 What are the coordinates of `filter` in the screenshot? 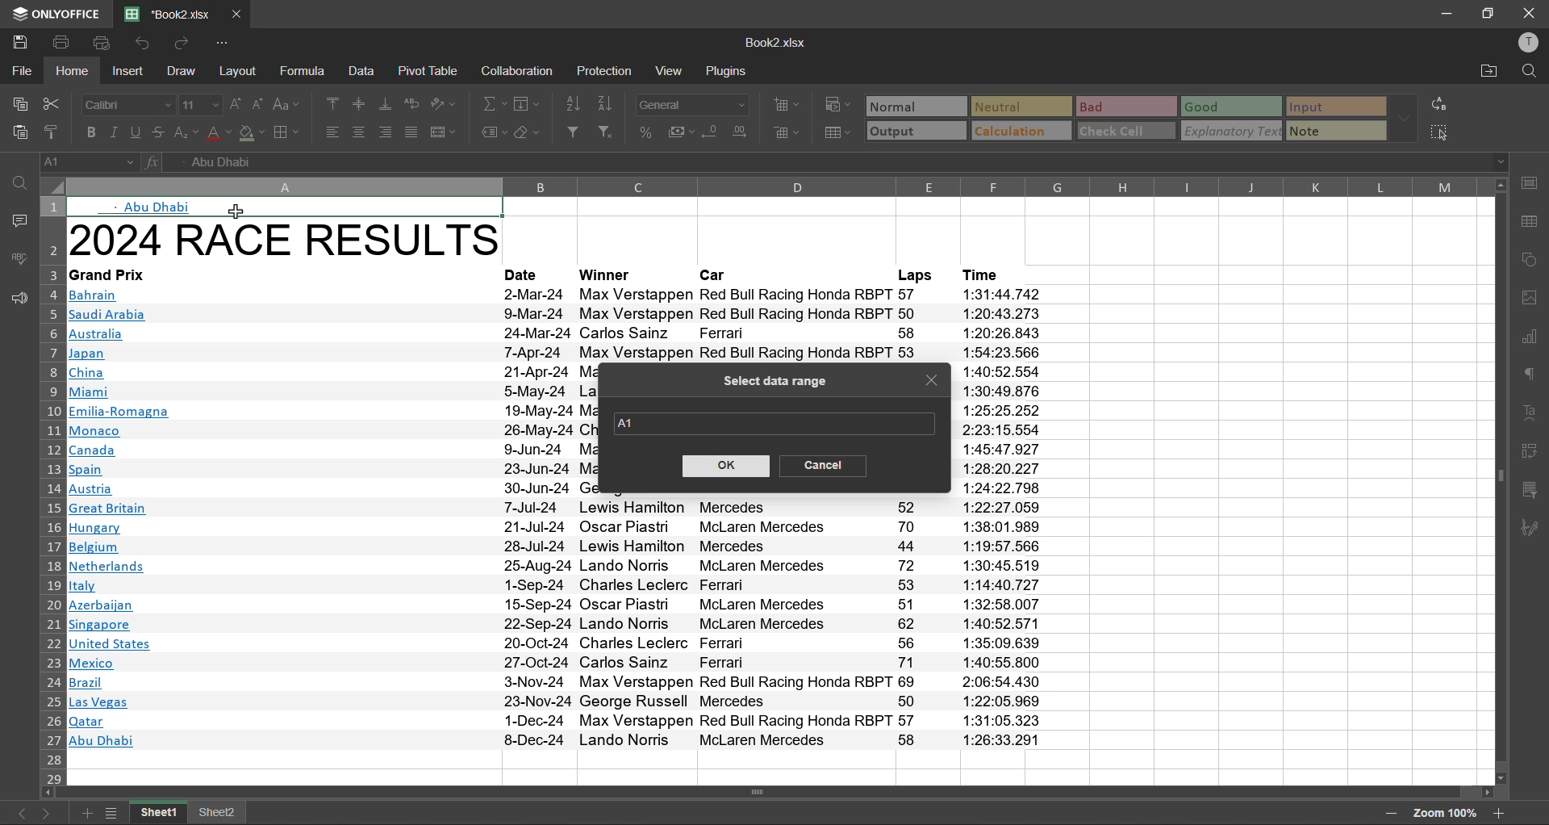 It's located at (576, 130).